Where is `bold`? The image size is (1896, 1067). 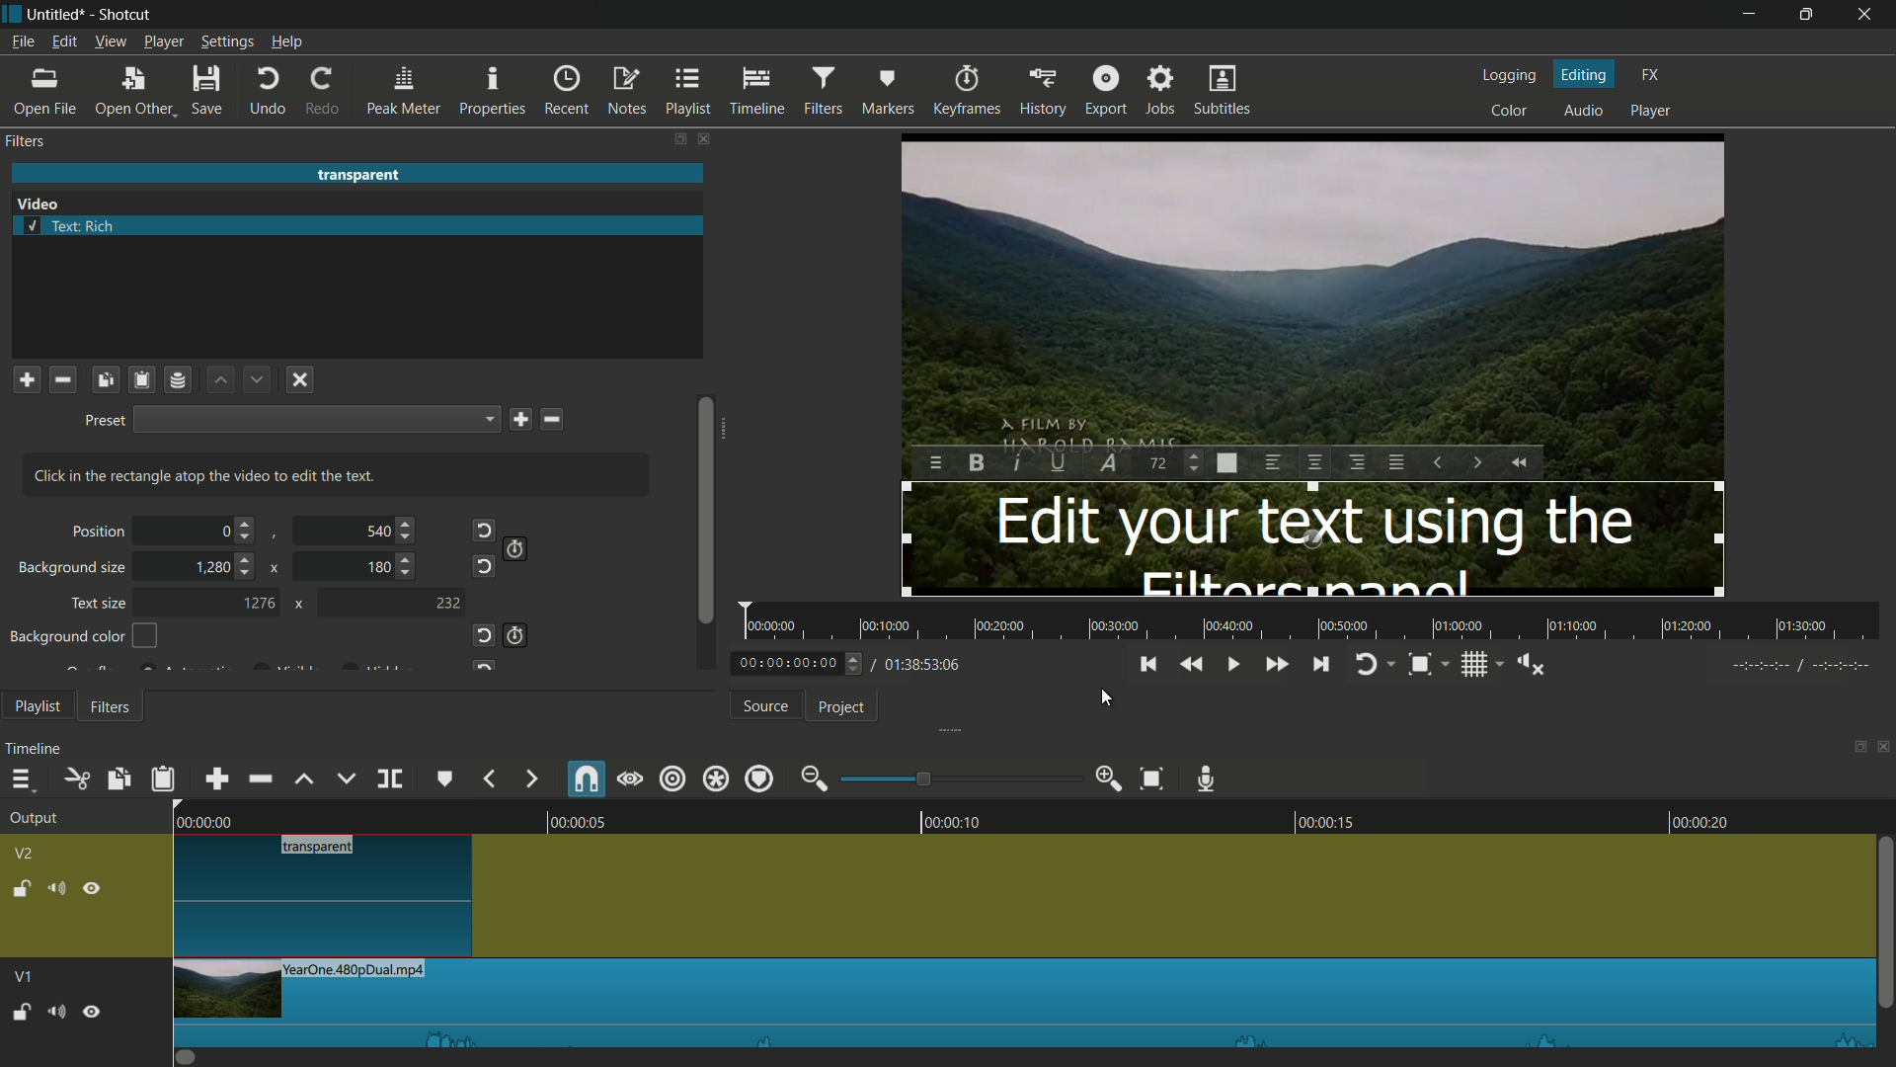
bold is located at coordinates (976, 462).